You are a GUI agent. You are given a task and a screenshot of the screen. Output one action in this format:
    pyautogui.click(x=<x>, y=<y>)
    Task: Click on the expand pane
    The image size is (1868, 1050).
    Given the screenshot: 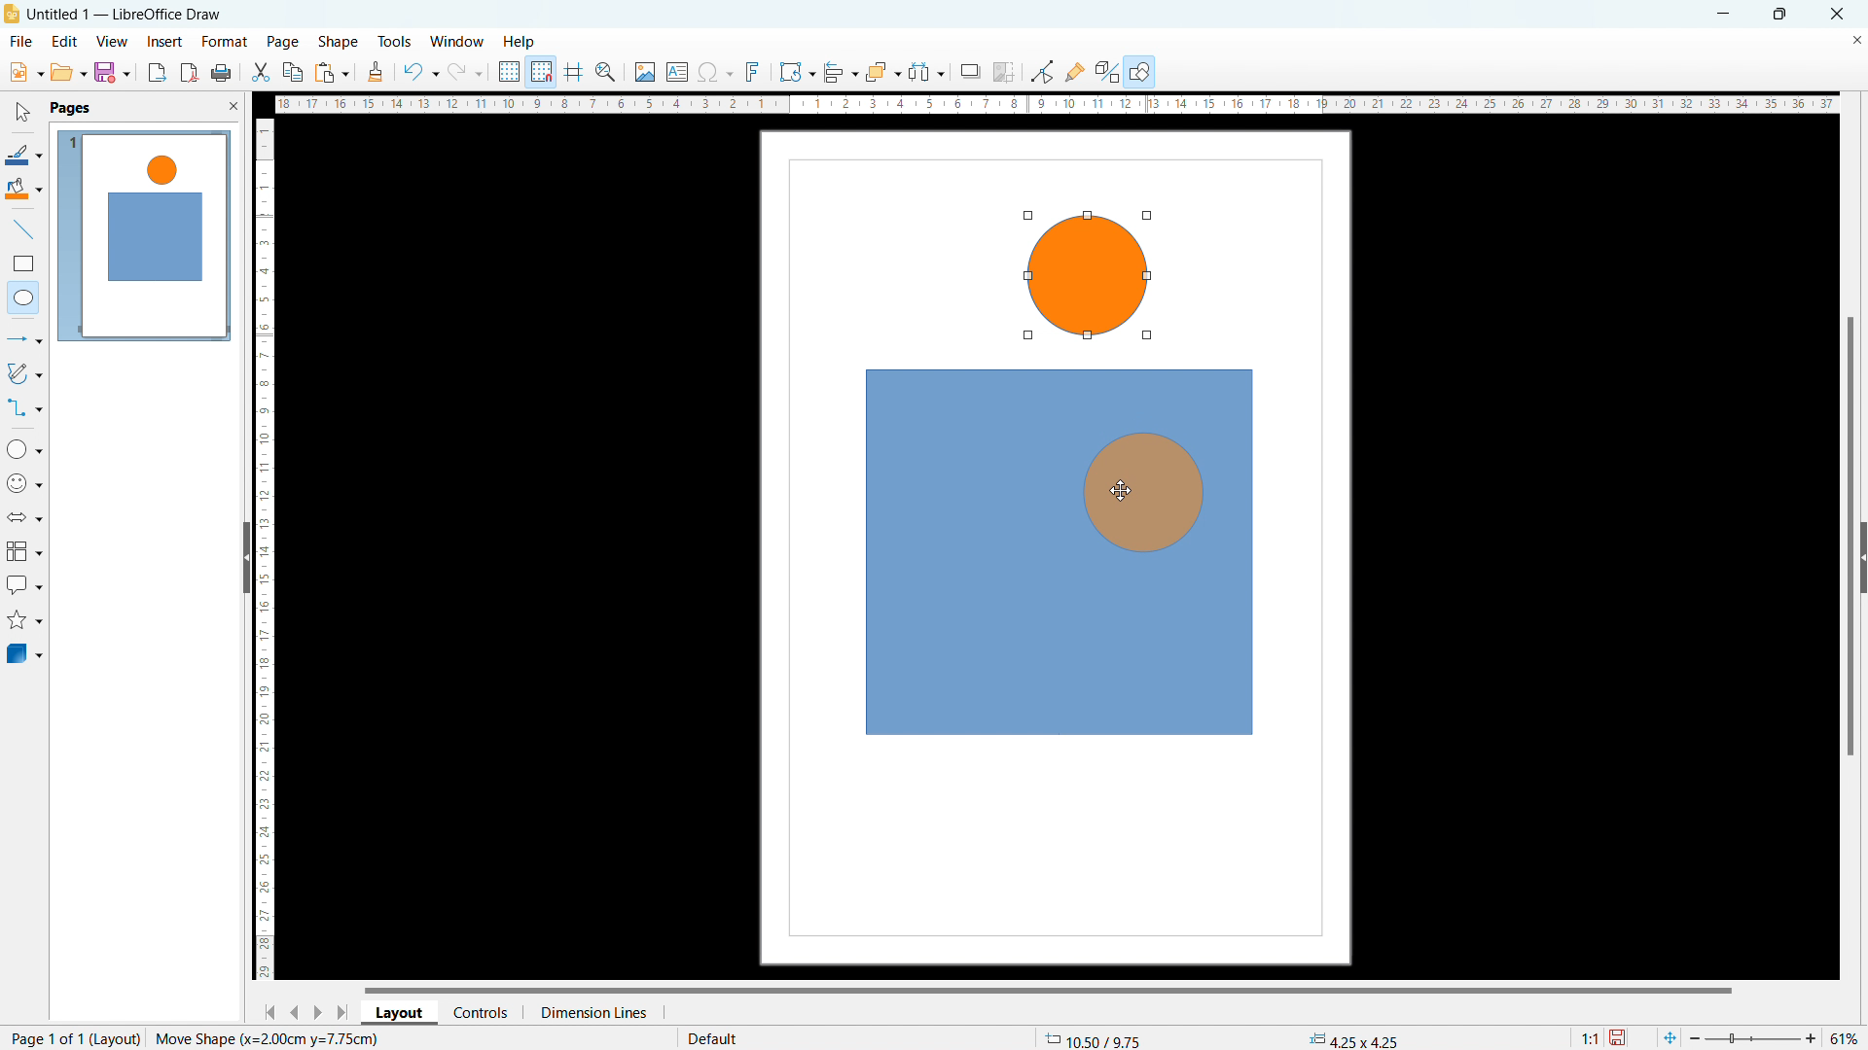 What is the action you would take?
    pyautogui.click(x=1862, y=558)
    